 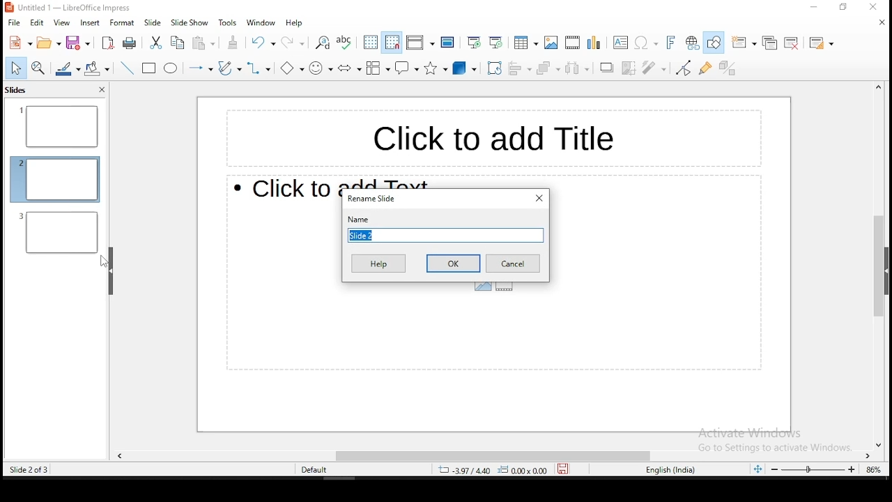 I want to click on slide show, so click(x=190, y=24).